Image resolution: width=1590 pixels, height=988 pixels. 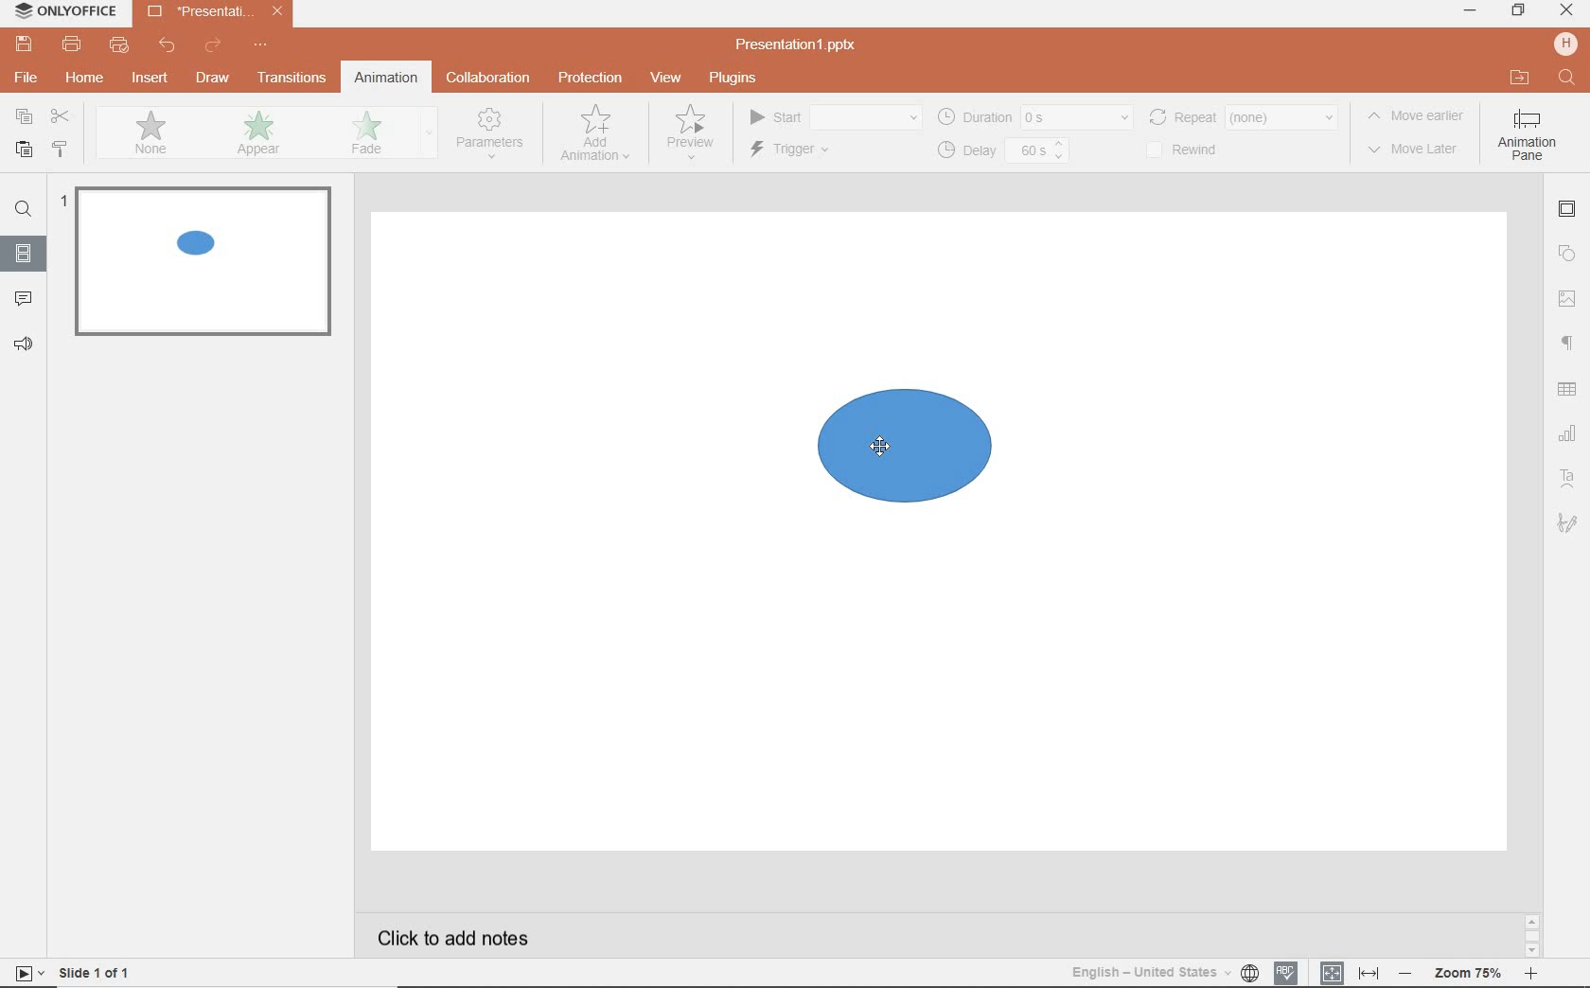 I want to click on comments, so click(x=25, y=299).